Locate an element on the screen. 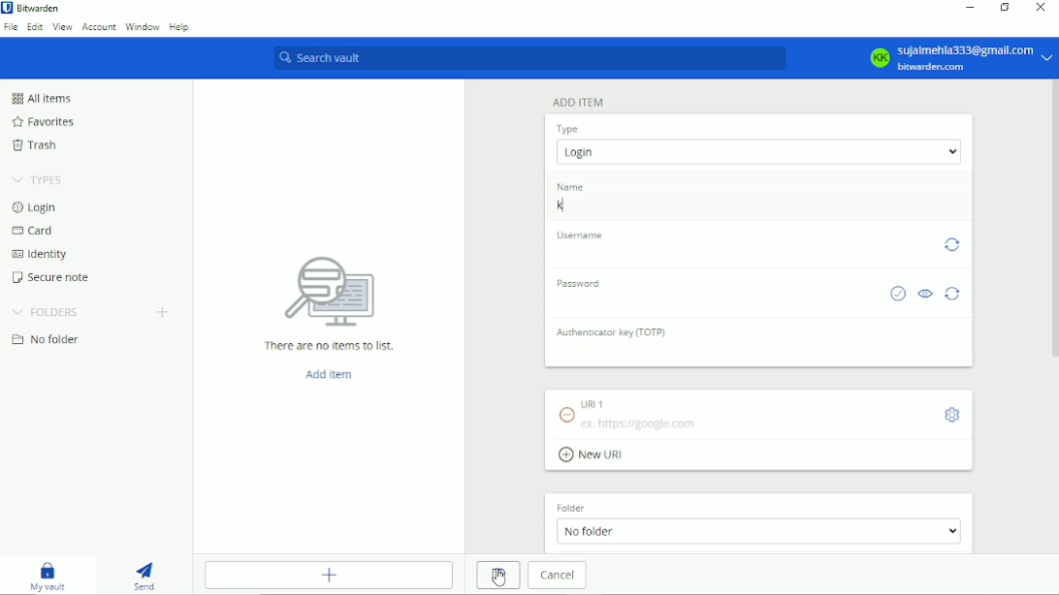 The image size is (1059, 595). Folder is located at coordinates (568, 508).